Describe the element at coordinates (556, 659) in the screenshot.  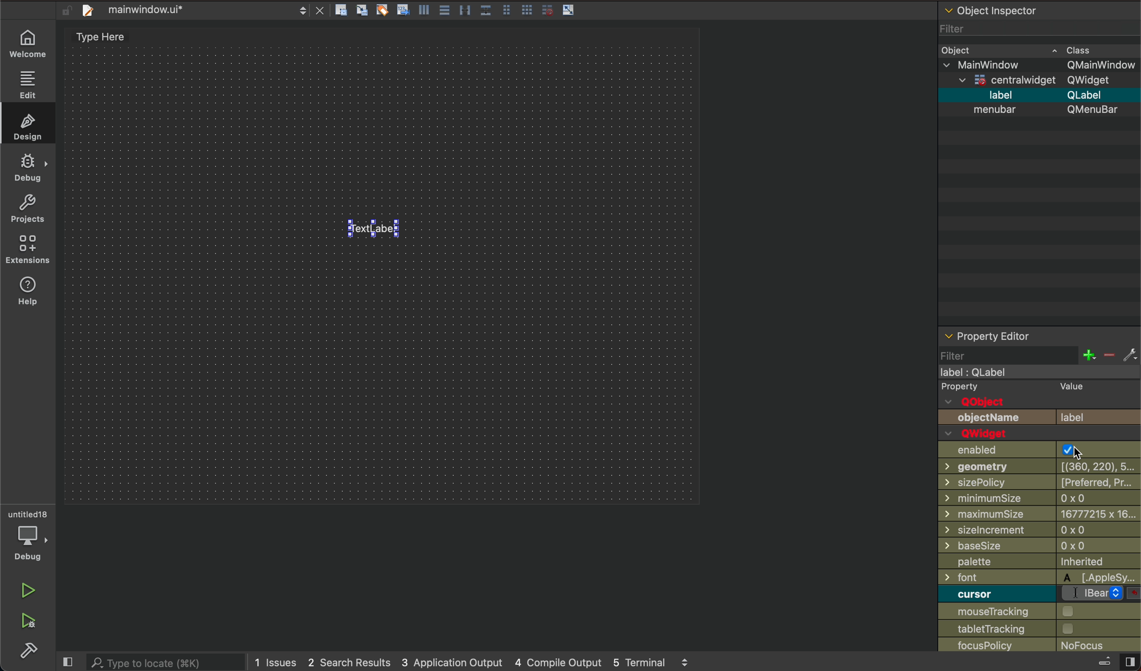
I see `4 compile output` at that location.